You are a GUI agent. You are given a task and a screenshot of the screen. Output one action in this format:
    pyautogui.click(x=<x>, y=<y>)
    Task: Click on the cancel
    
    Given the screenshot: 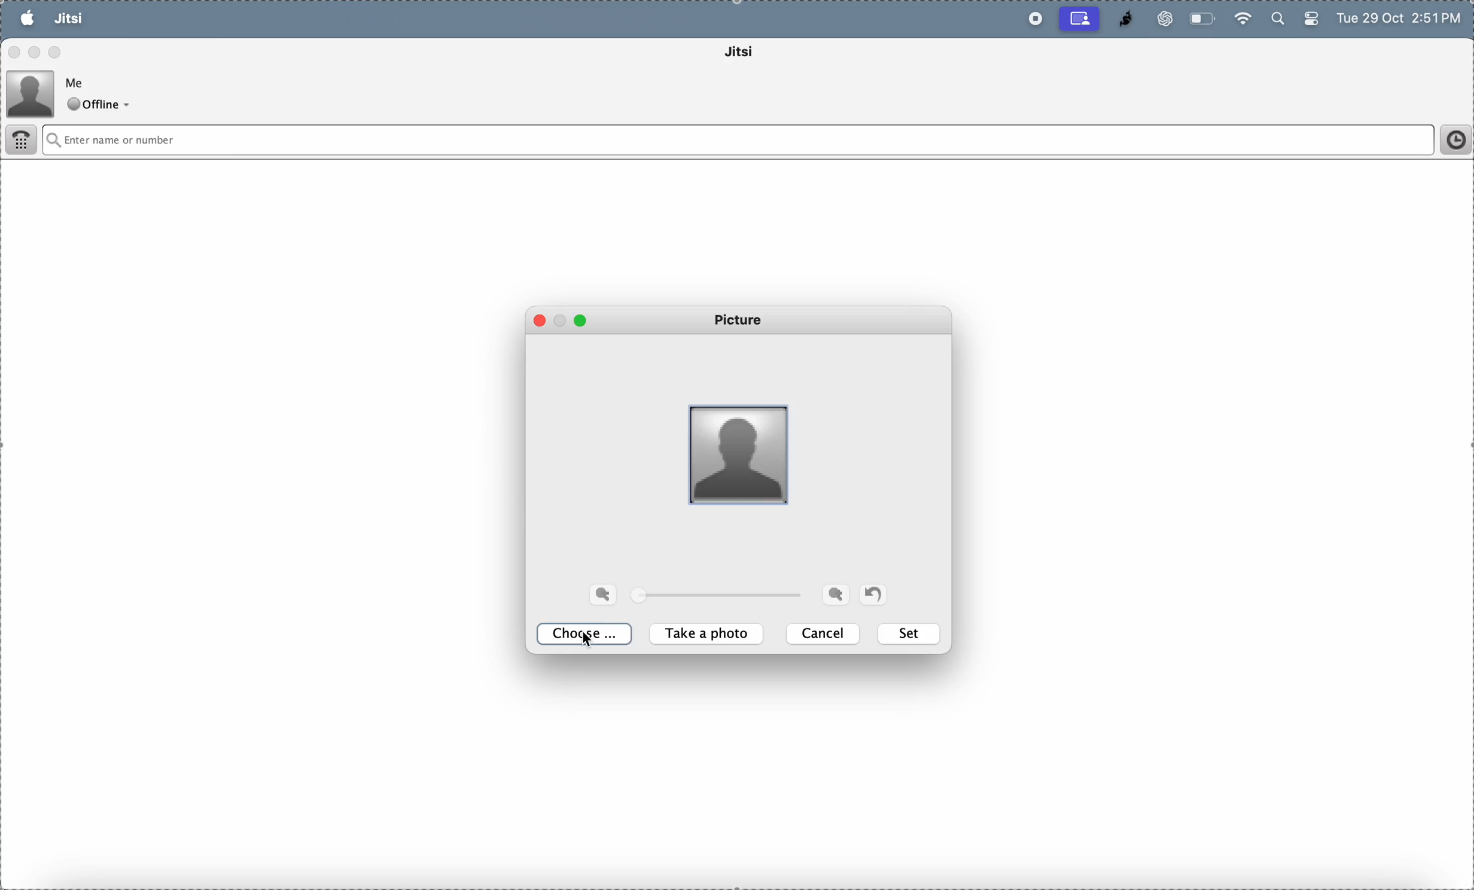 What is the action you would take?
    pyautogui.click(x=825, y=633)
    